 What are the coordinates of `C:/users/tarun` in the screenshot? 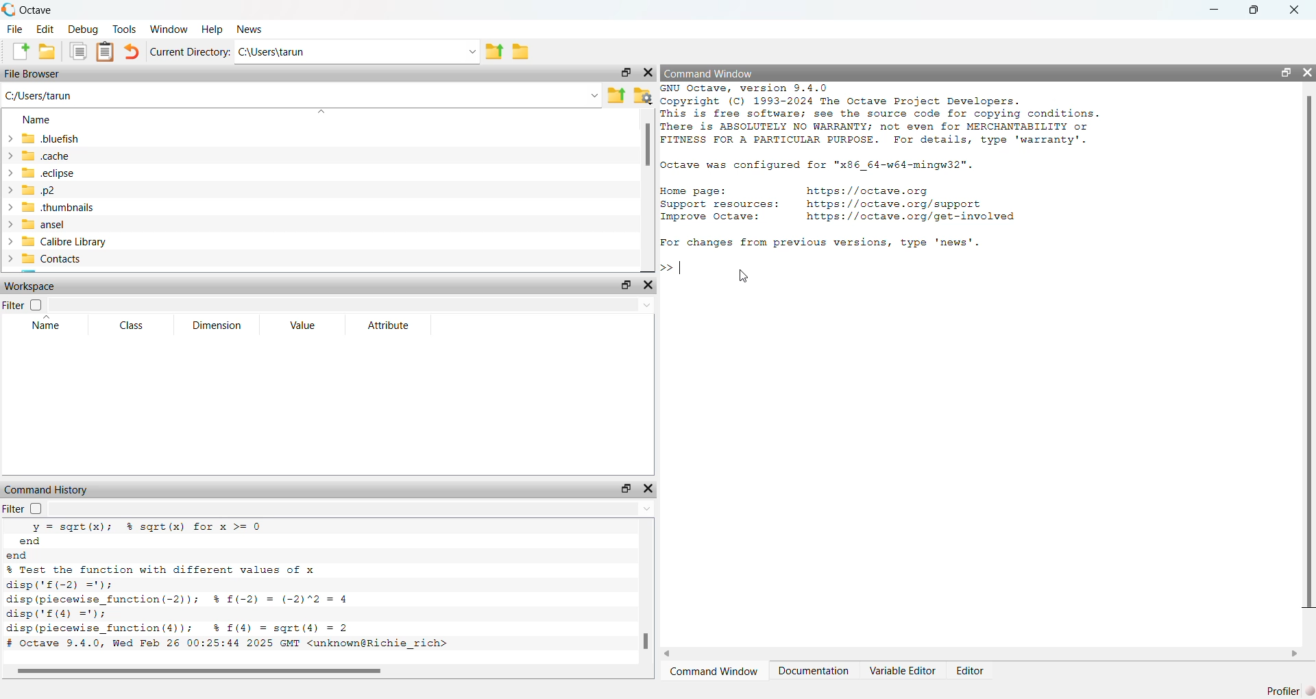 It's located at (301, 95).